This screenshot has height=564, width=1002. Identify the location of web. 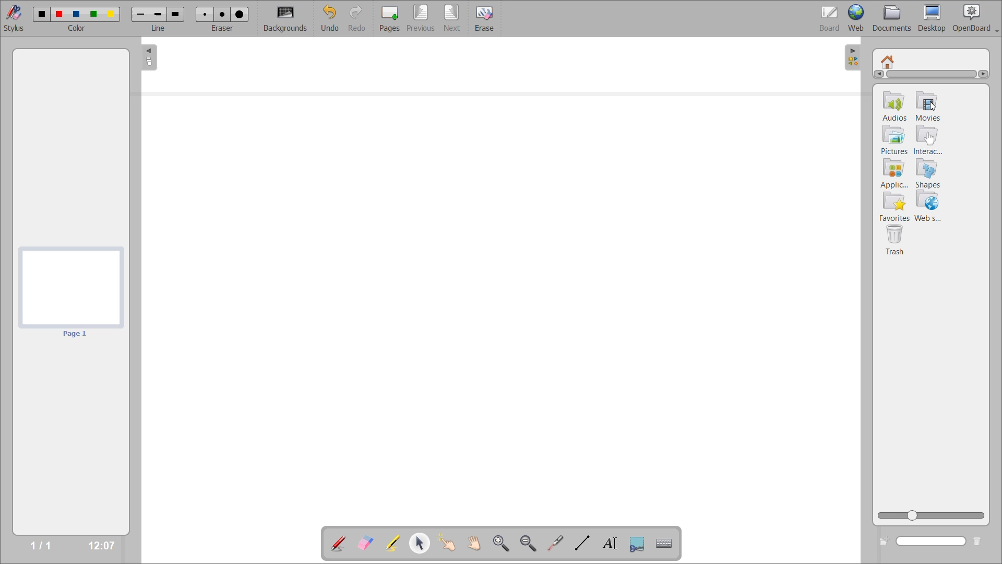
(858, 19).